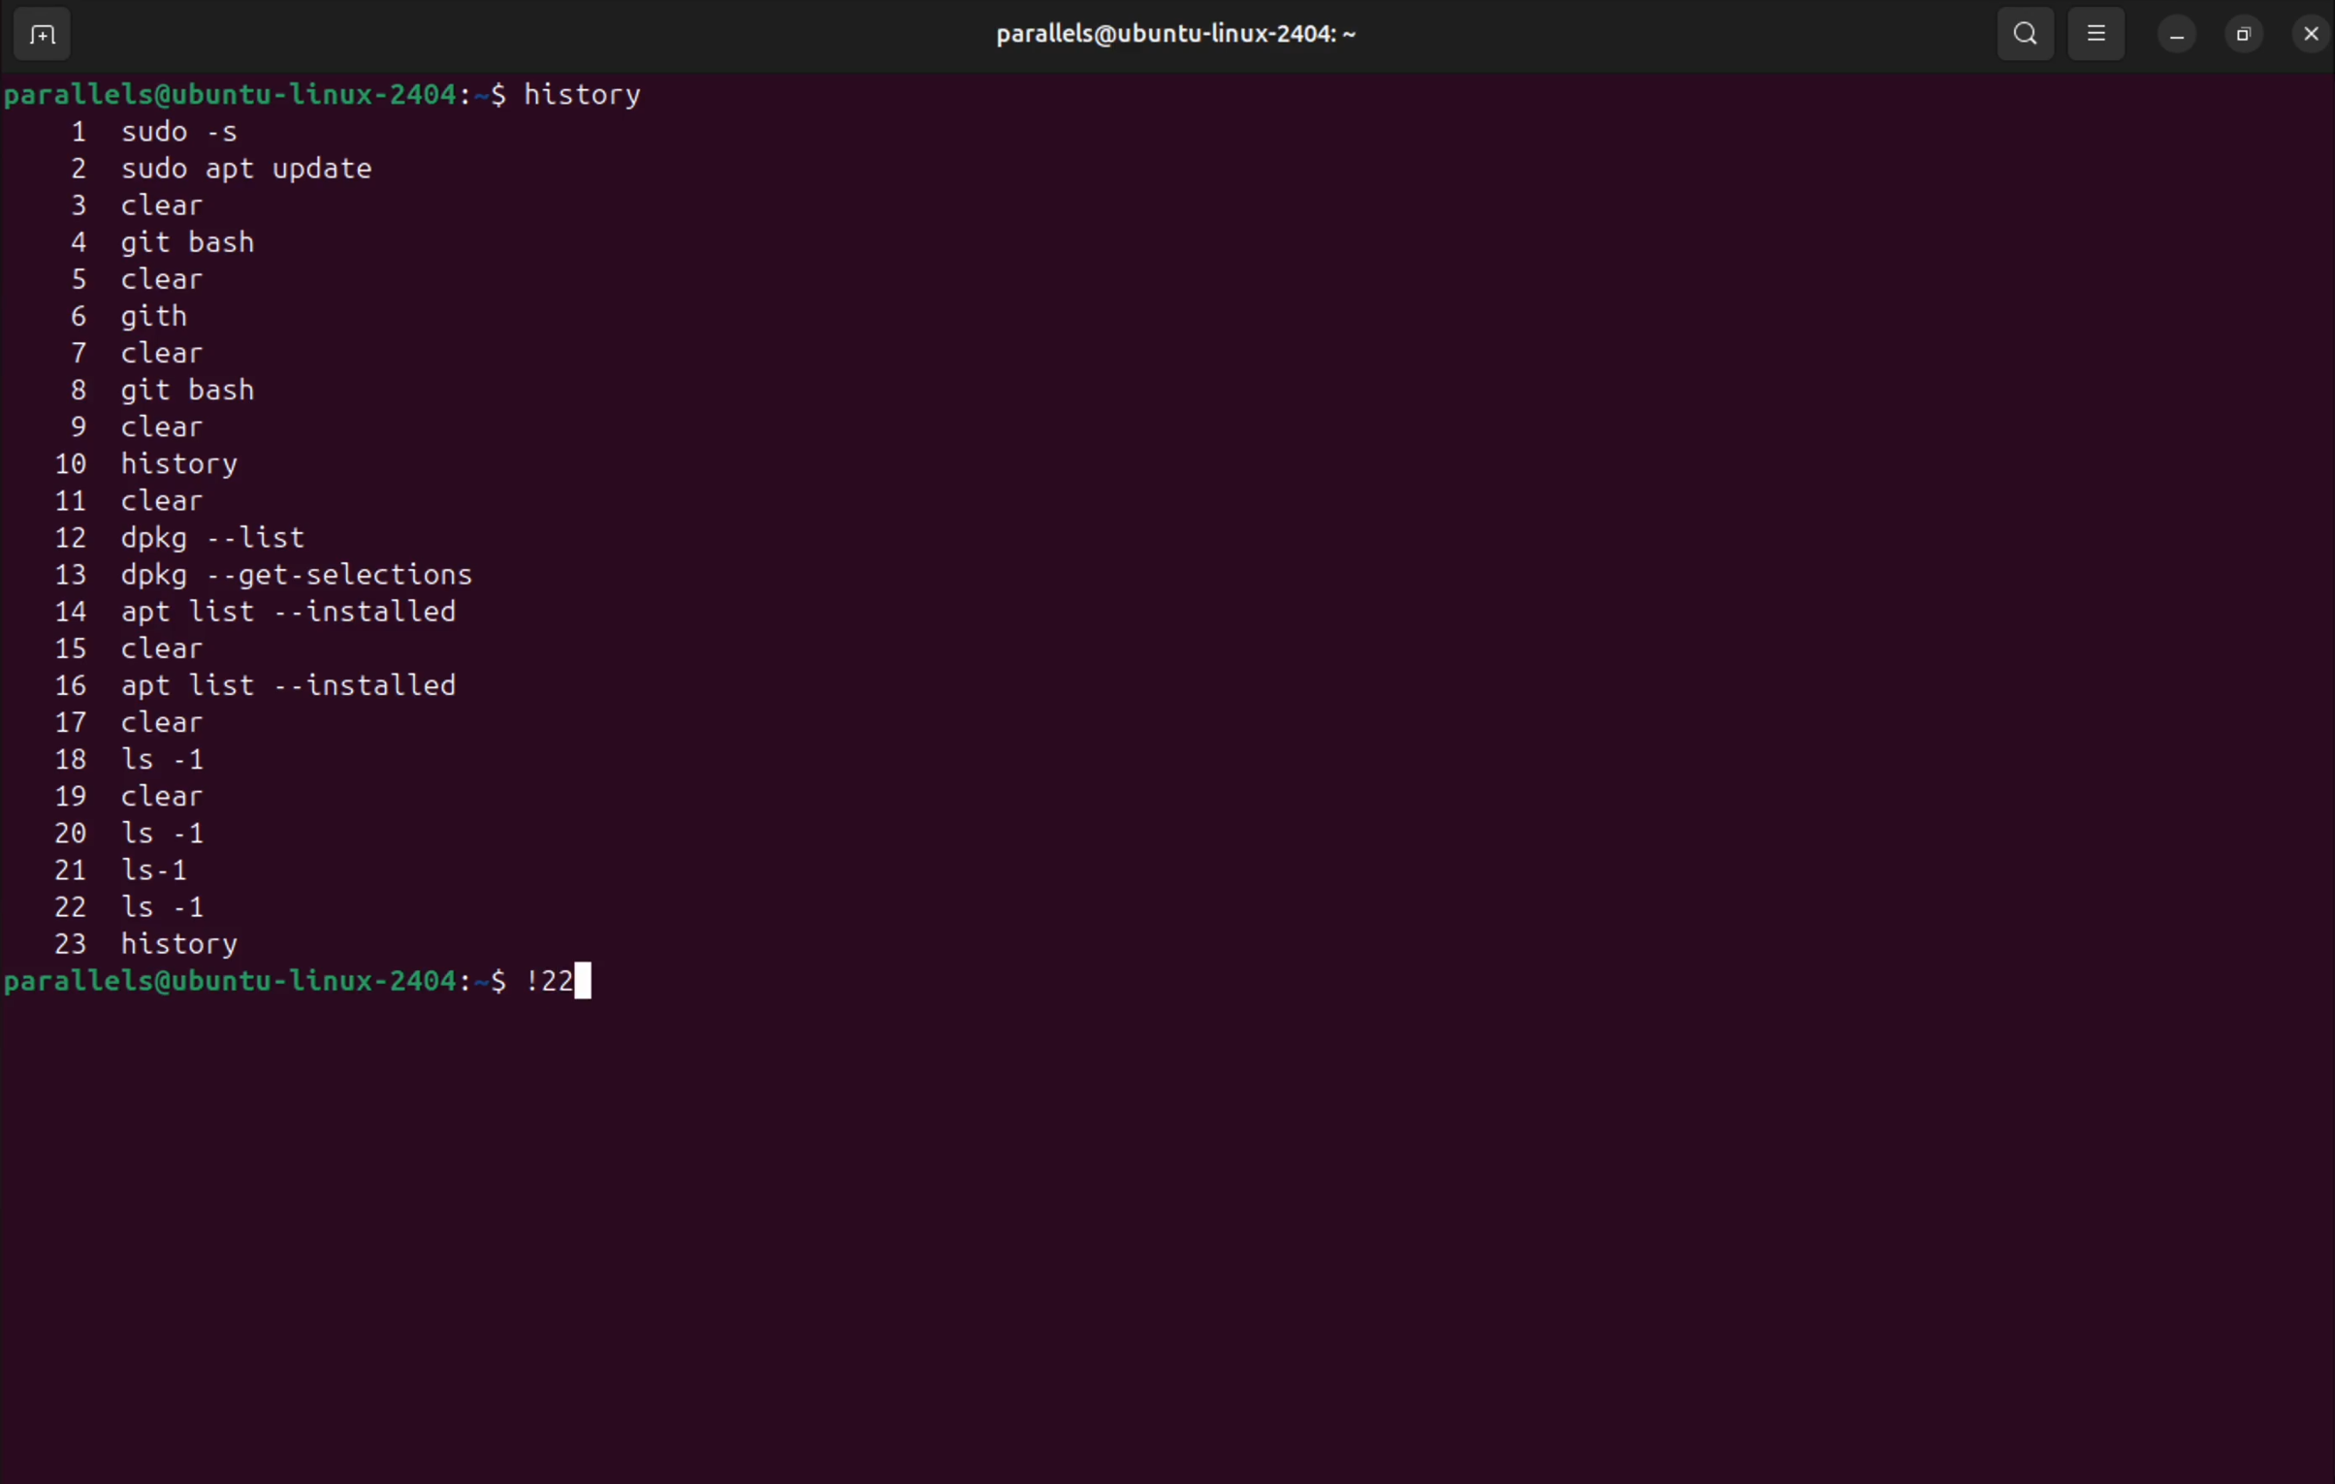  I want to click on 14 apt list installed, so click(280, 613).